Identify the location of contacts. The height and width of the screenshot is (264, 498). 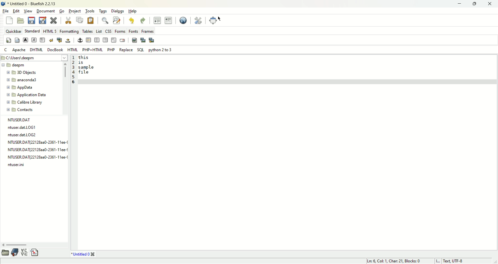
(20, 110).